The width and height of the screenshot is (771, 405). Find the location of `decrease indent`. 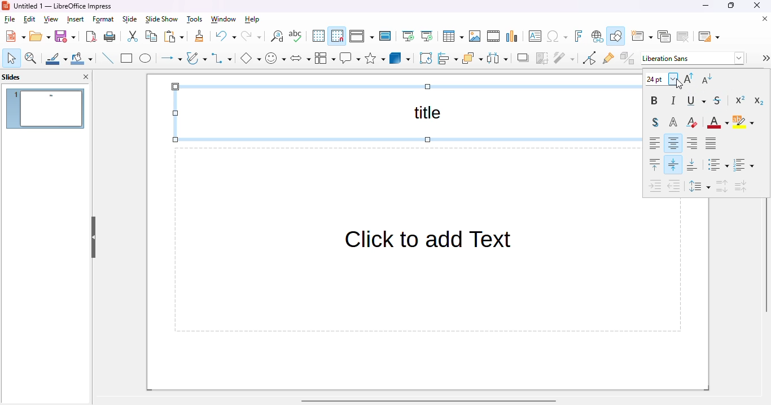

decrease indent is located at coordinates (674, 187).